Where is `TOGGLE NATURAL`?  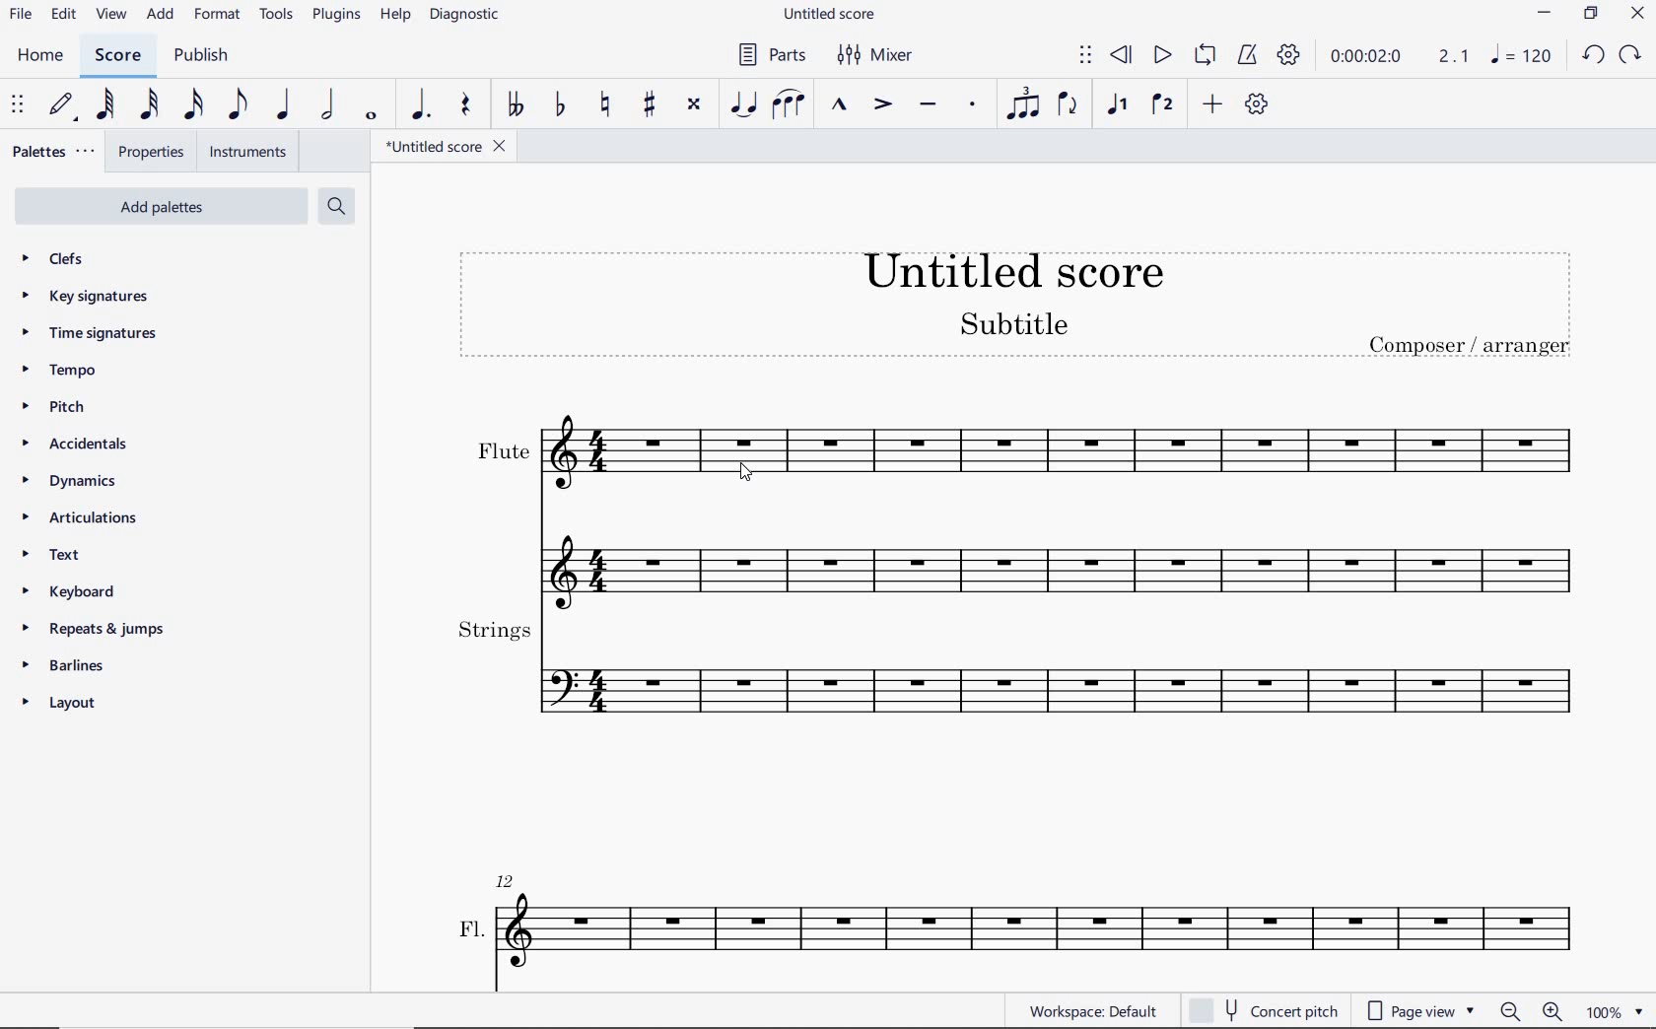 TOGGLE NATURAL is located at coordinates (607, 103).